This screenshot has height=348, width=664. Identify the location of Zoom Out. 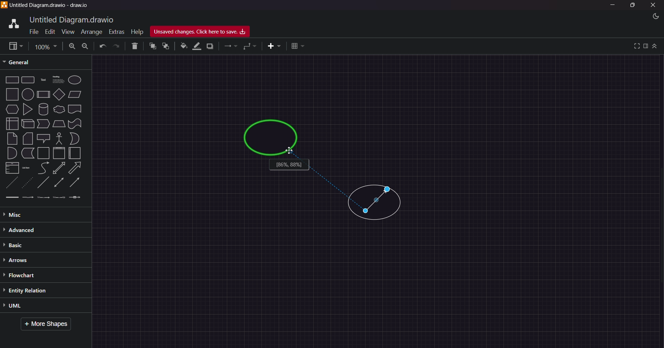
(85, 47).